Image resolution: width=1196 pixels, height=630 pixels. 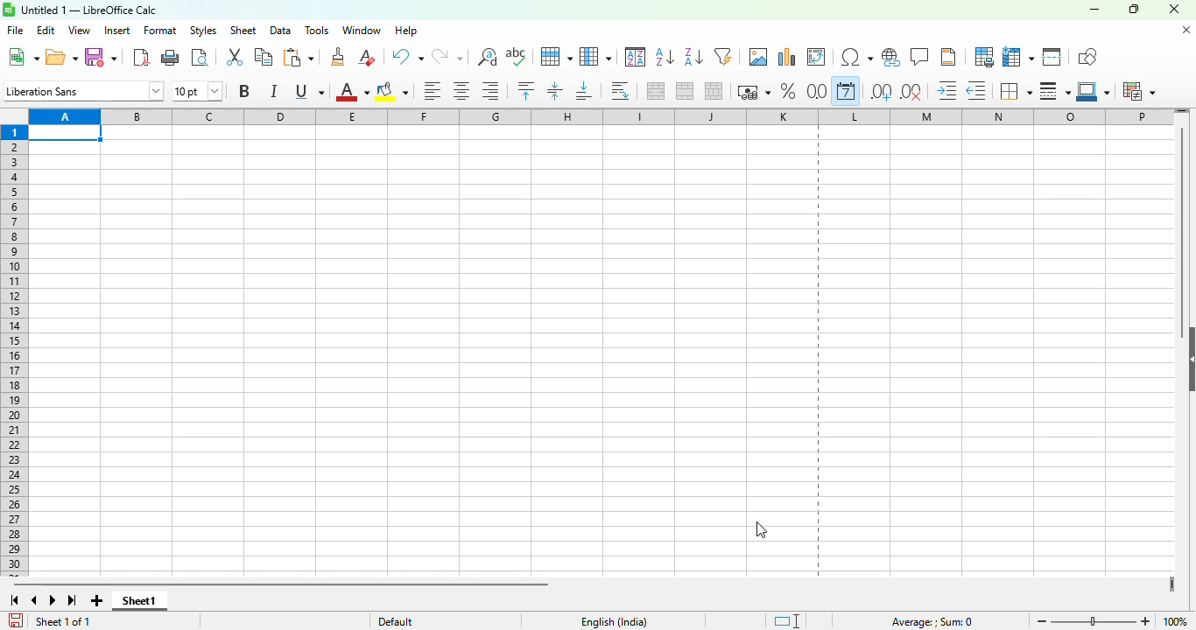 What do you see at coordinates (857, 57) in the screenshot?
I see `insert special characters` at bounding box center [857, 57].